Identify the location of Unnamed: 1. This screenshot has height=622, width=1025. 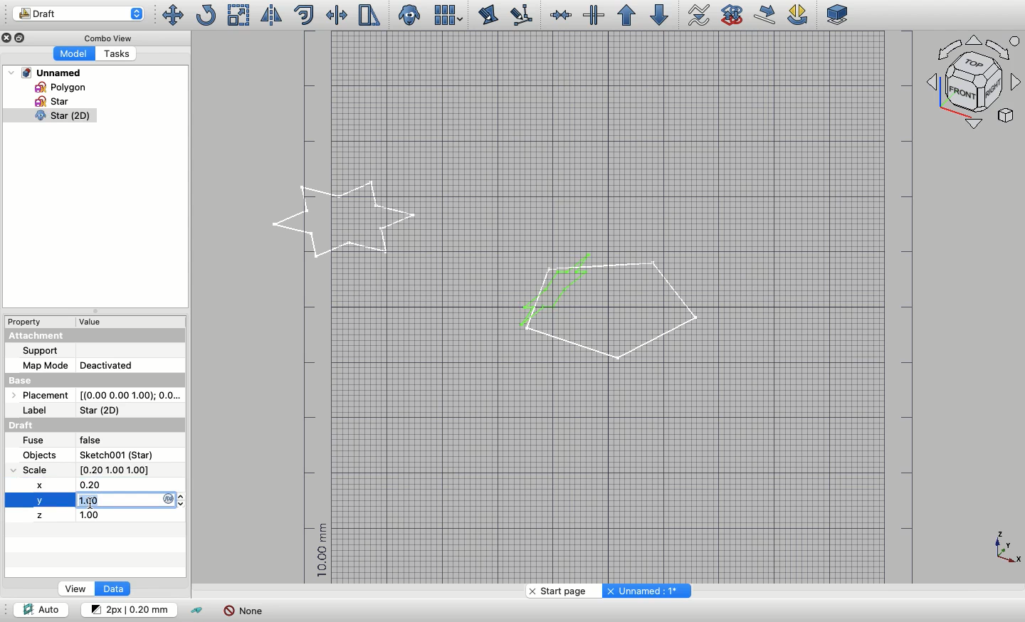
(645, 591).